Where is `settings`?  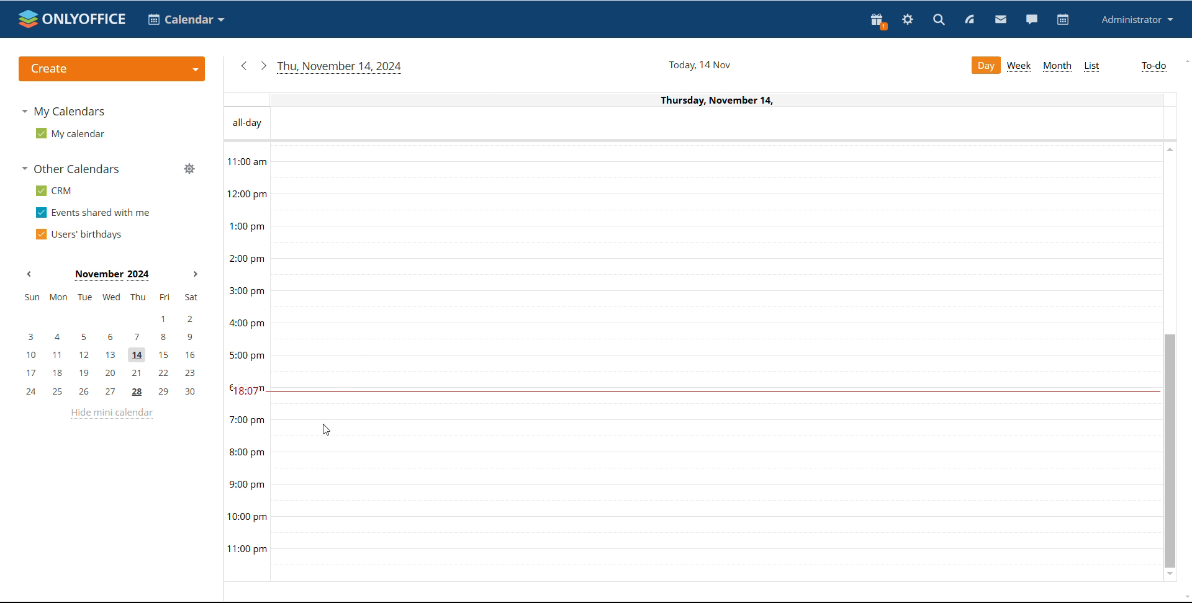
settings is located at coordinates (908, 20).